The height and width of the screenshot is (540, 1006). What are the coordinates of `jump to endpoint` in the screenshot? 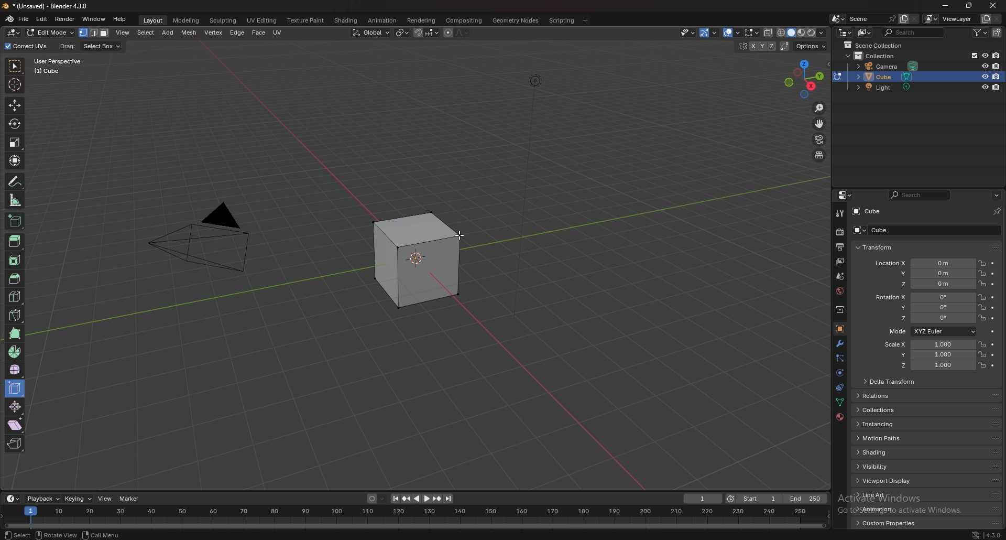 It's located at (394, 499).